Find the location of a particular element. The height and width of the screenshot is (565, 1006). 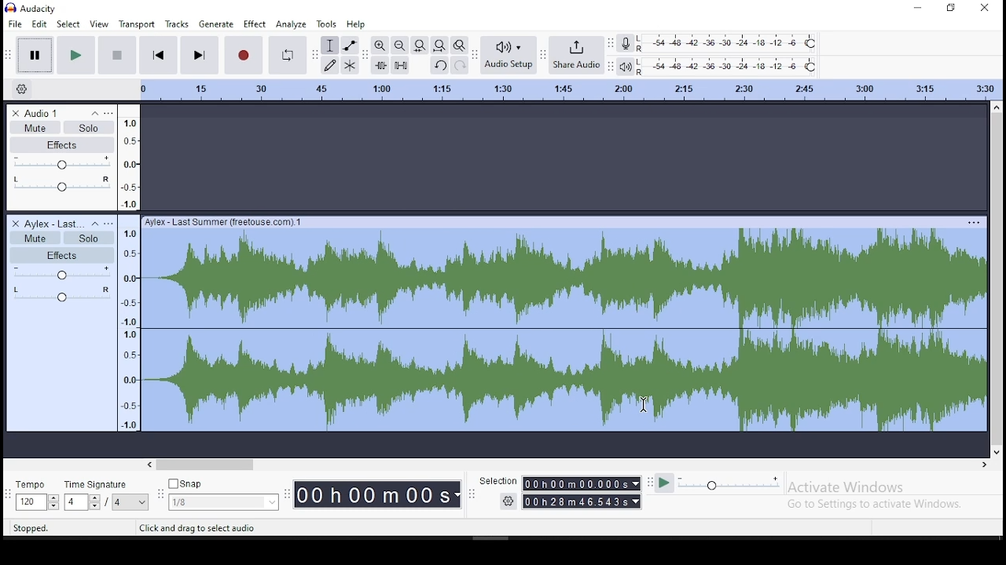

playback level is located at coordinates (729, 66).